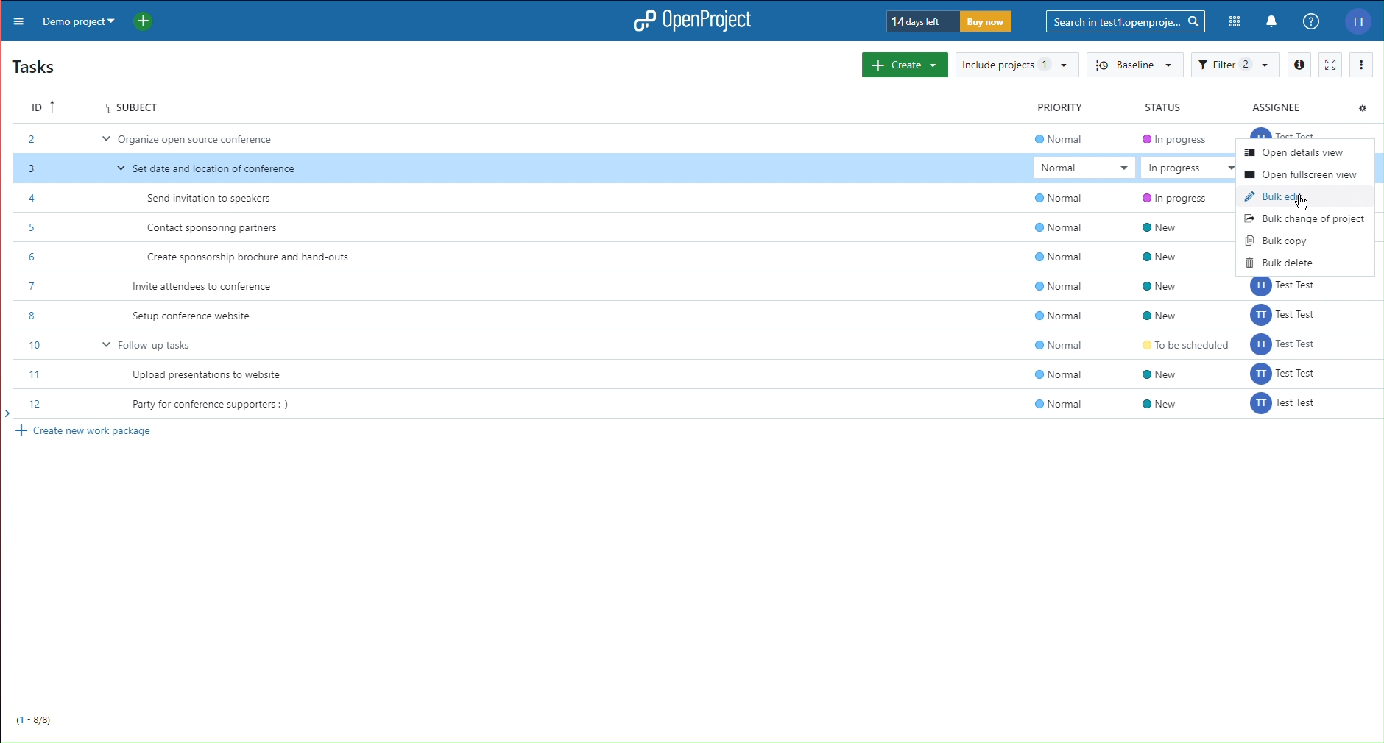 Image resolution: width=1384 pixels, height=743 pixels. Describe the element at coordinates (1282, 106) in the screenshot. I see `Assignee` at that location.